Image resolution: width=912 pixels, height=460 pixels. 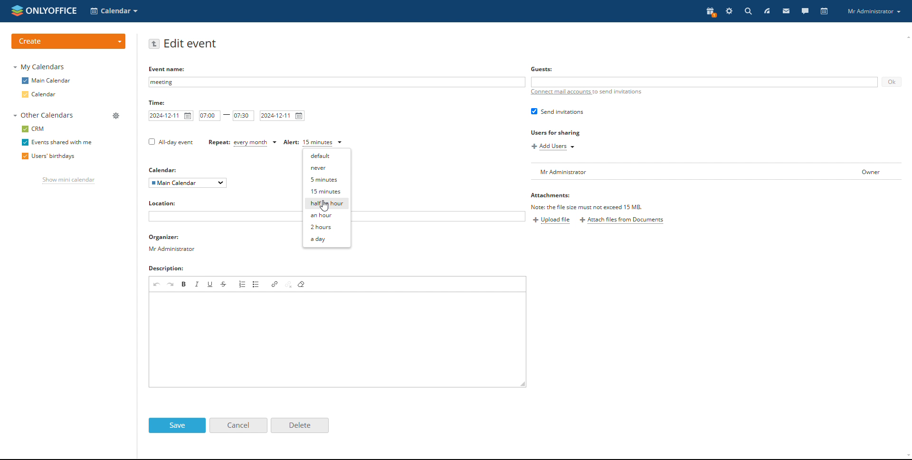 What do you see at coordinates (275, 284) in the screenshot?
I see `link` at bounding box center [275, 284].